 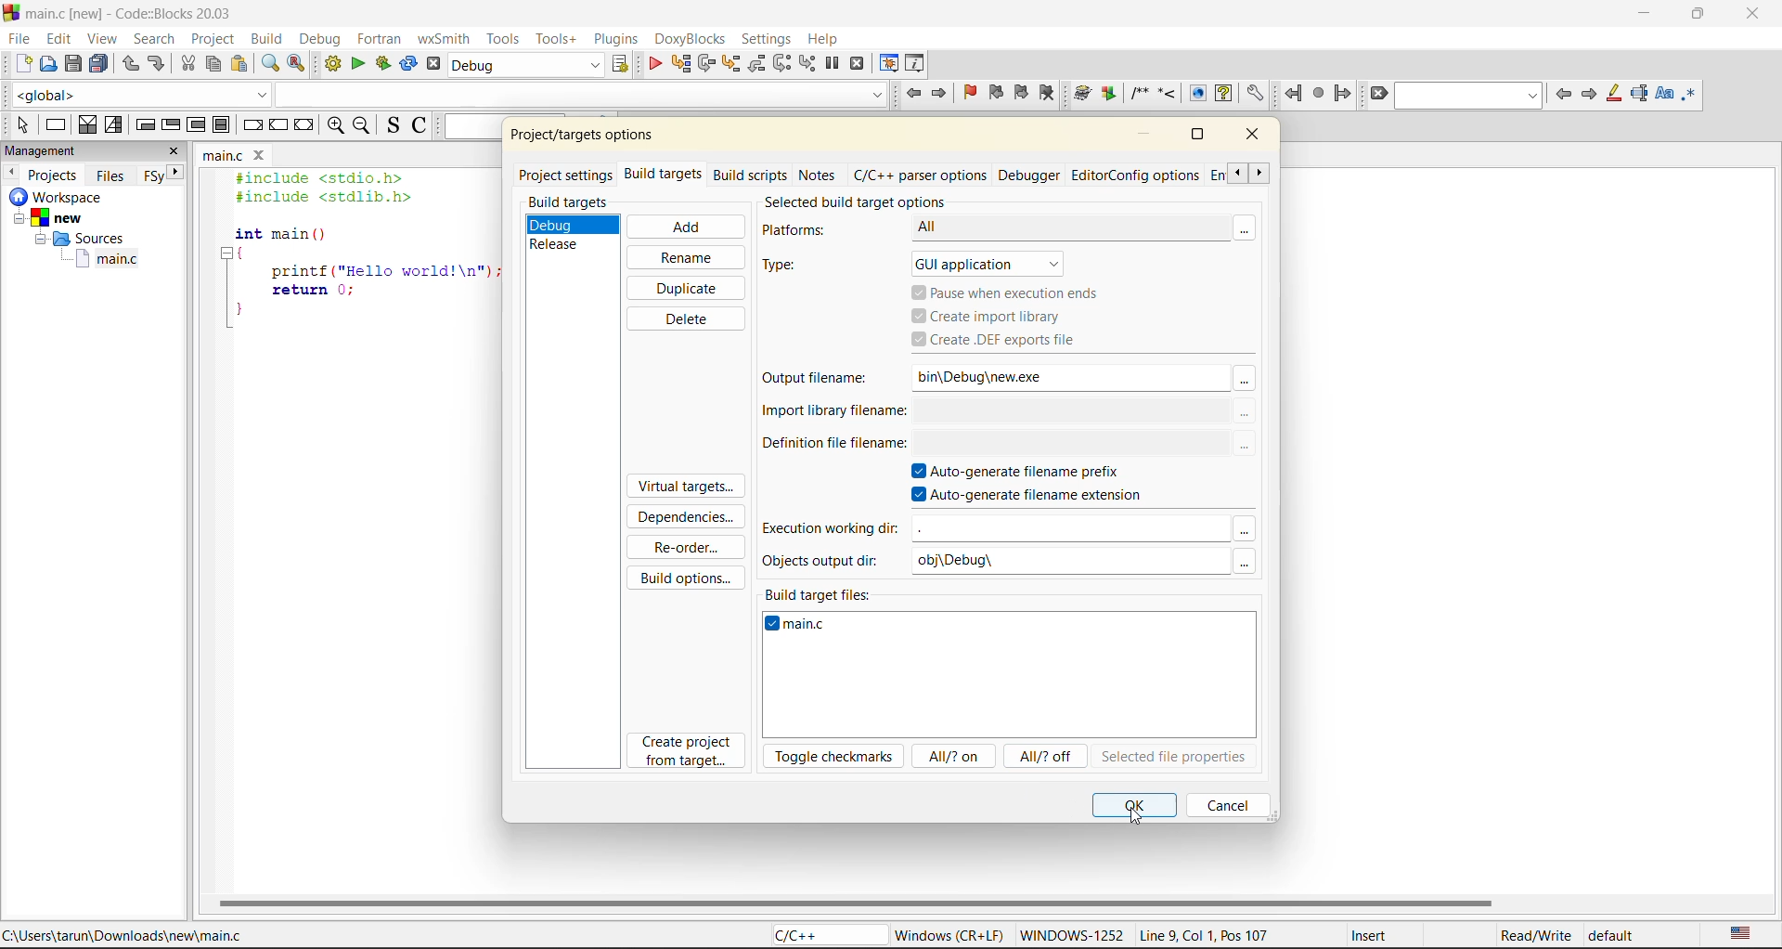 What do you see at coordinates (134, 12) in the screenshot?
I see `main.c [new] - Code::Blocks 20.03` at bounding box center [134, 12].